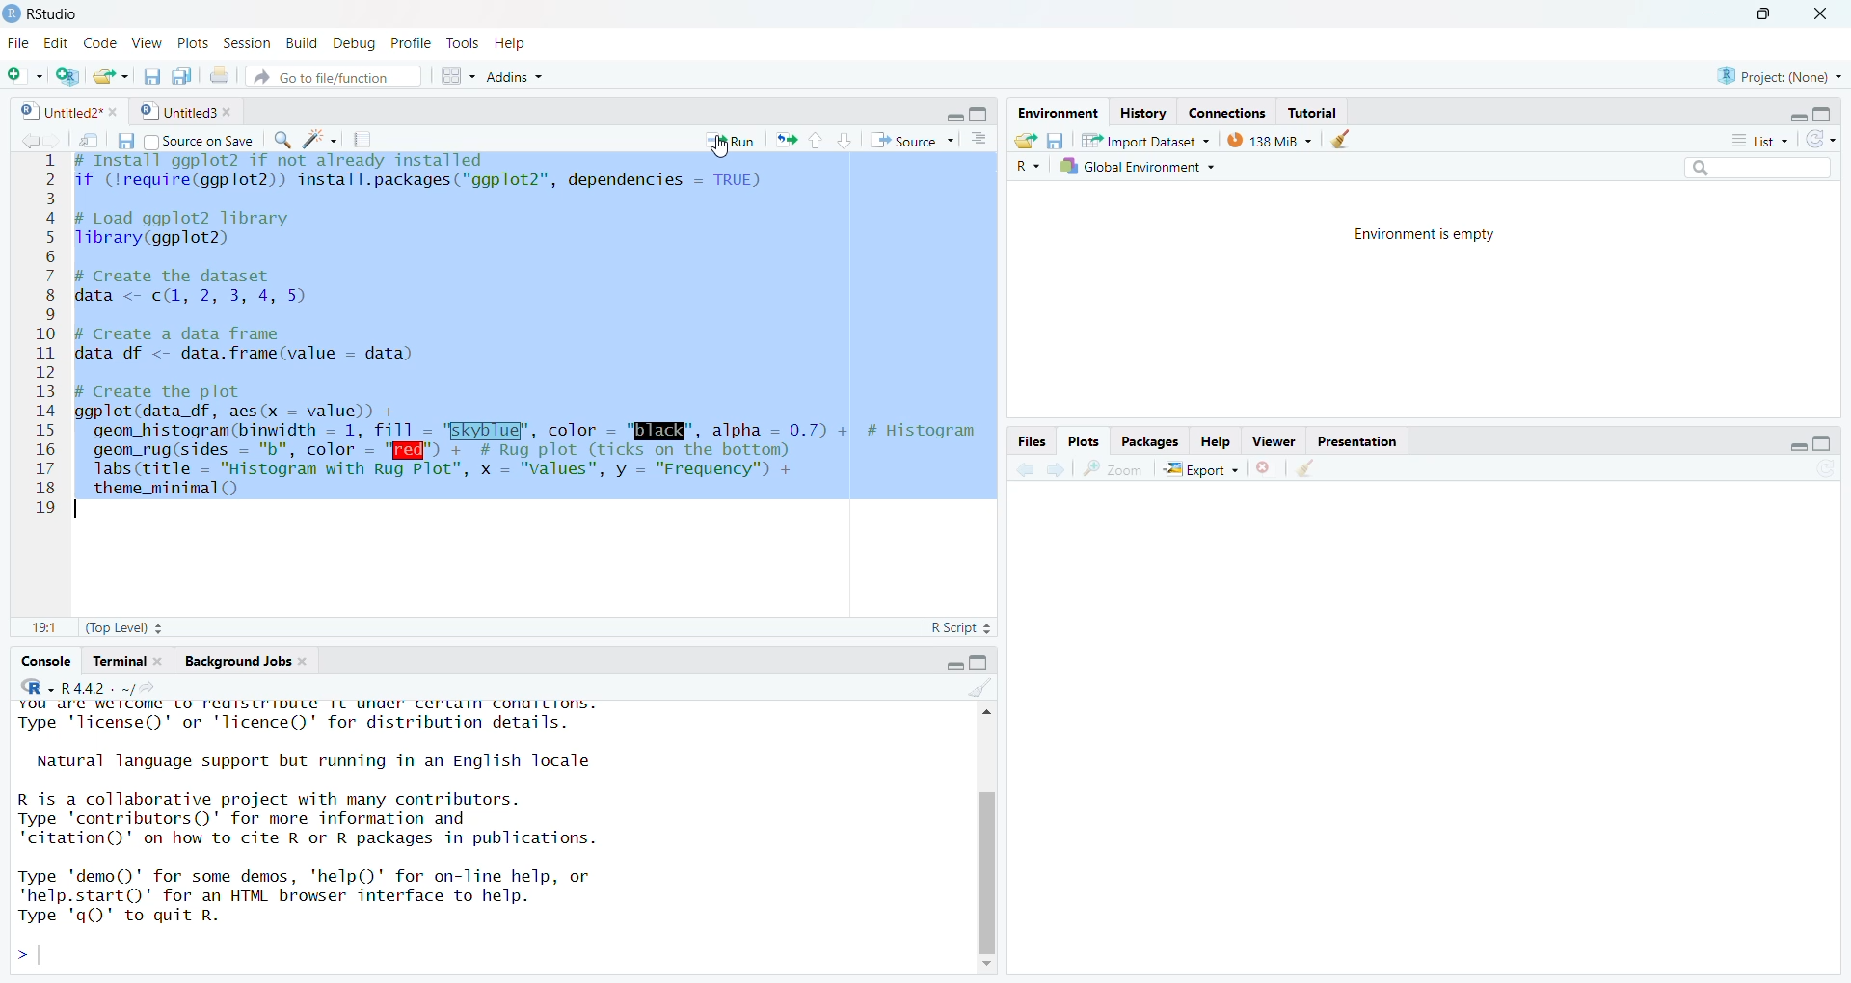  What do you see at coordinates (436, 820) in the screenshot?
I see `YOU dre We ICOM LO FediSLIIDULE TL UNUer Certdin conuiLions.

Type 'license()' or 'licence()' for distribution details.
Natural language support but running in an English locale

R is a collaborative project with many contributors.

Type 'contributors()' for more information and

"citation()' on how to cite R or R packages in publications.

Type 'demo()' for some demos, 'help()' for on-line help, or

'help.start()"' for an HTML browser interface to help.

Type 'qO)' to quit R.

>` at bounding box center [436, 820].